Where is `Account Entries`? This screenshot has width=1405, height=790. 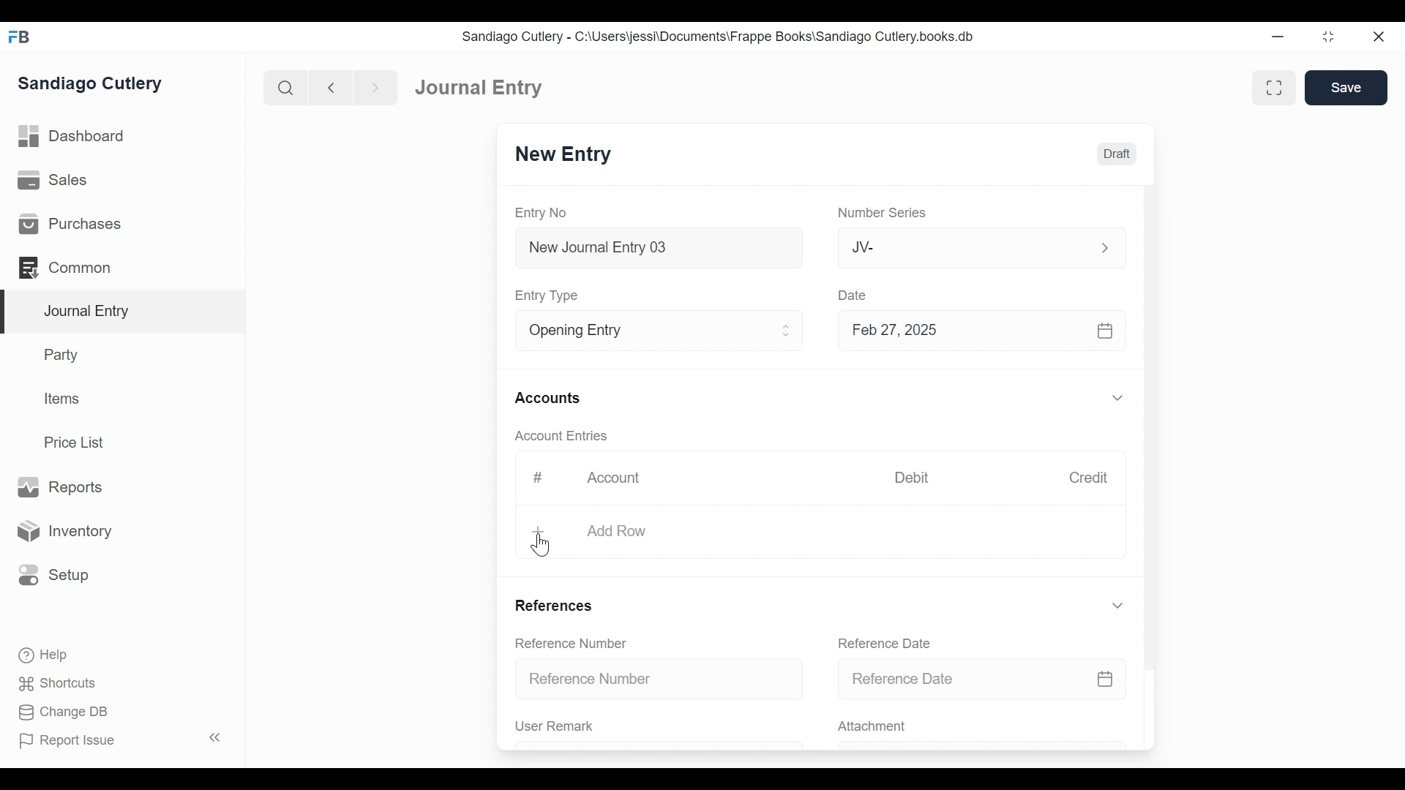
Account Entries is located at coordinates (560, 436).